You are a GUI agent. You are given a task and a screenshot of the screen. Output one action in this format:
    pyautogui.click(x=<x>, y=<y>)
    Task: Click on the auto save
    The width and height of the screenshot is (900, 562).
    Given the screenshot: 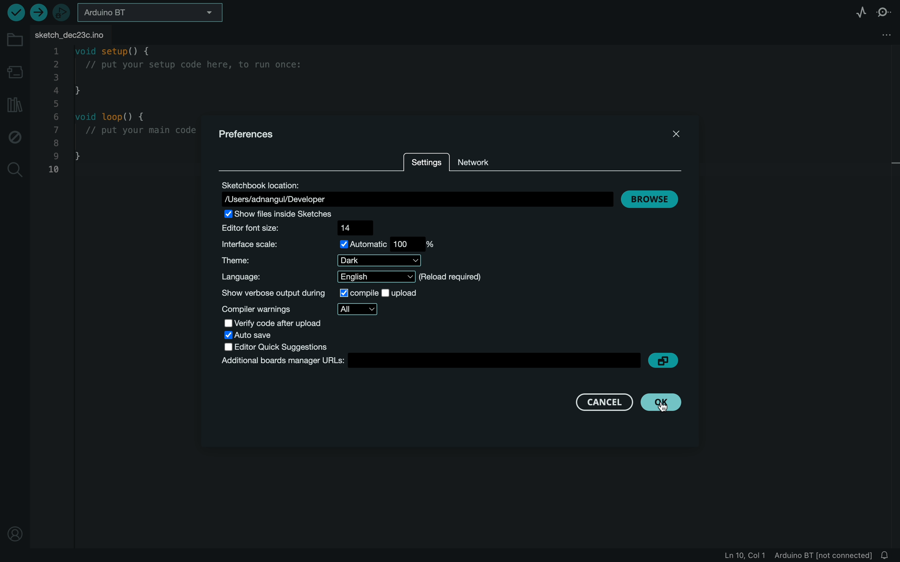 What is the action you would take?
    pyautogui.click(x=250, y=335)
    